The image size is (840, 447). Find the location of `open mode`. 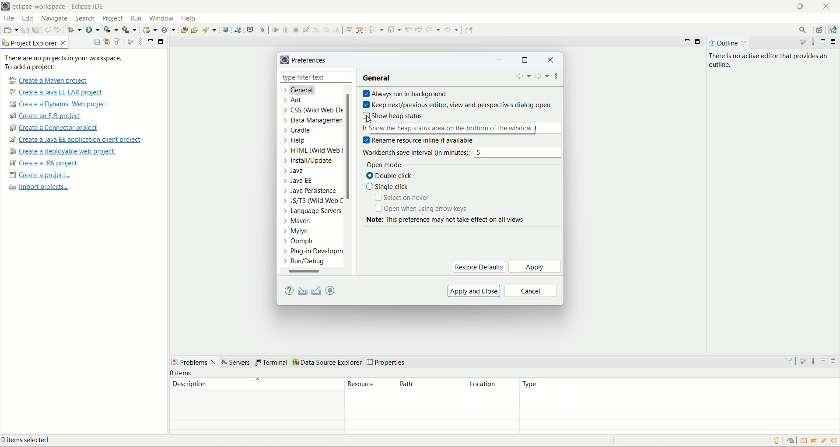

open mode is located at coordinates (382, 164).